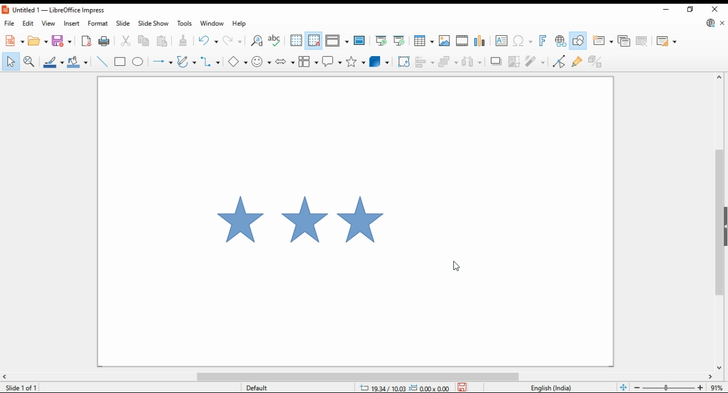  Describe the element at coordinates (261, 61) in the screenshot. I see `symbol shapes` at that location.